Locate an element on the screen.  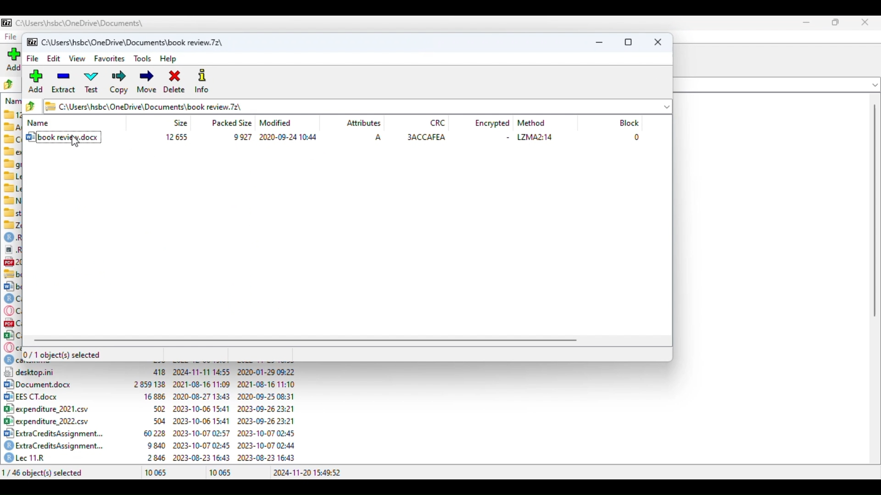
move is located at coordinates (148, 82).